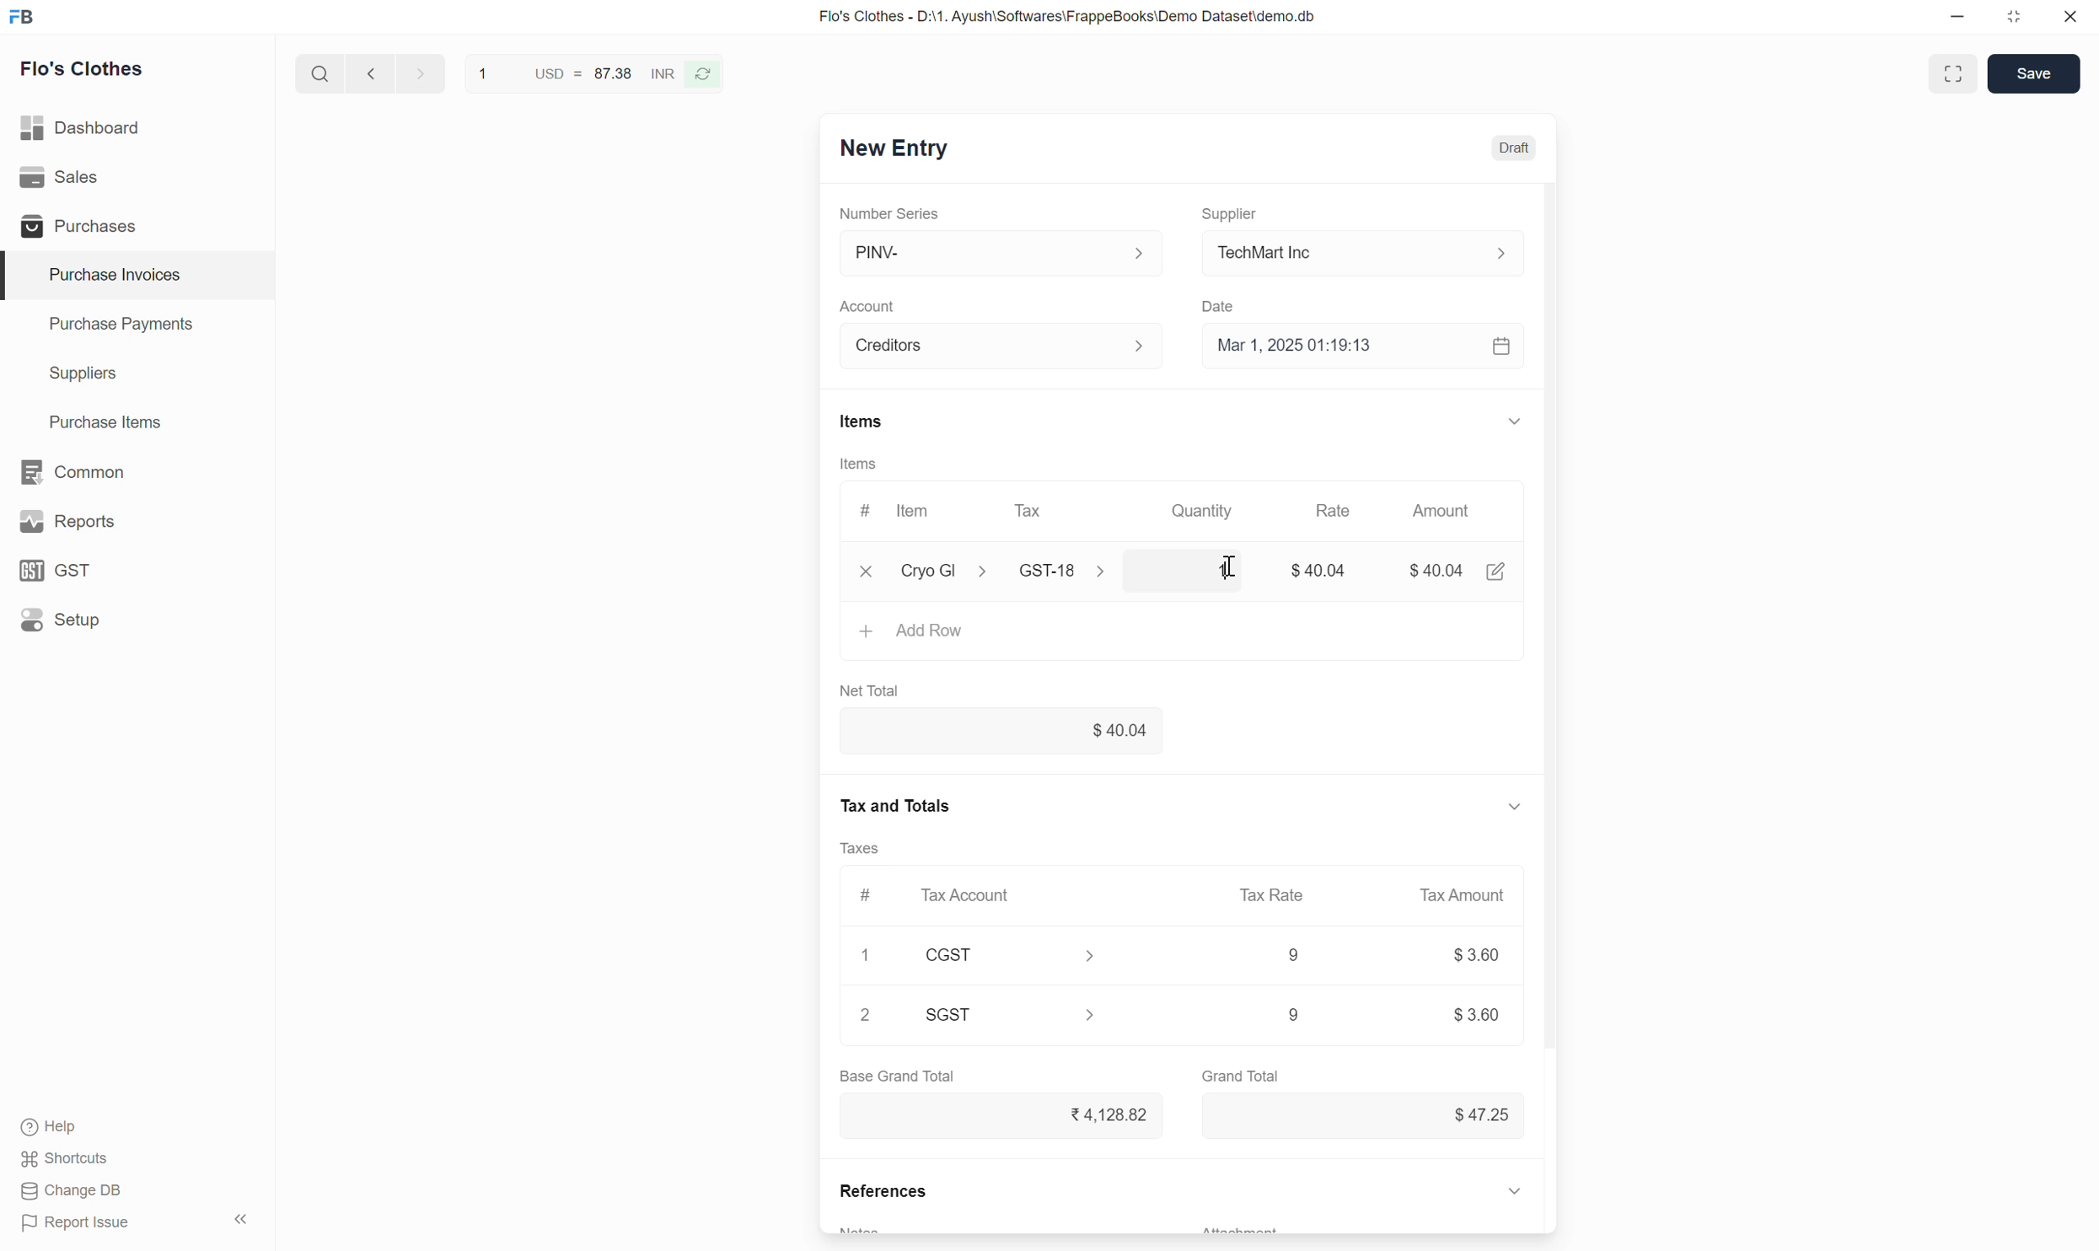 Image resolution: width=2099 pixels, height=1251 pixels. What do you see at coordinates (25, 16) in the screenshot?
I see `frappe books logo` at bounding box center [25, 16].